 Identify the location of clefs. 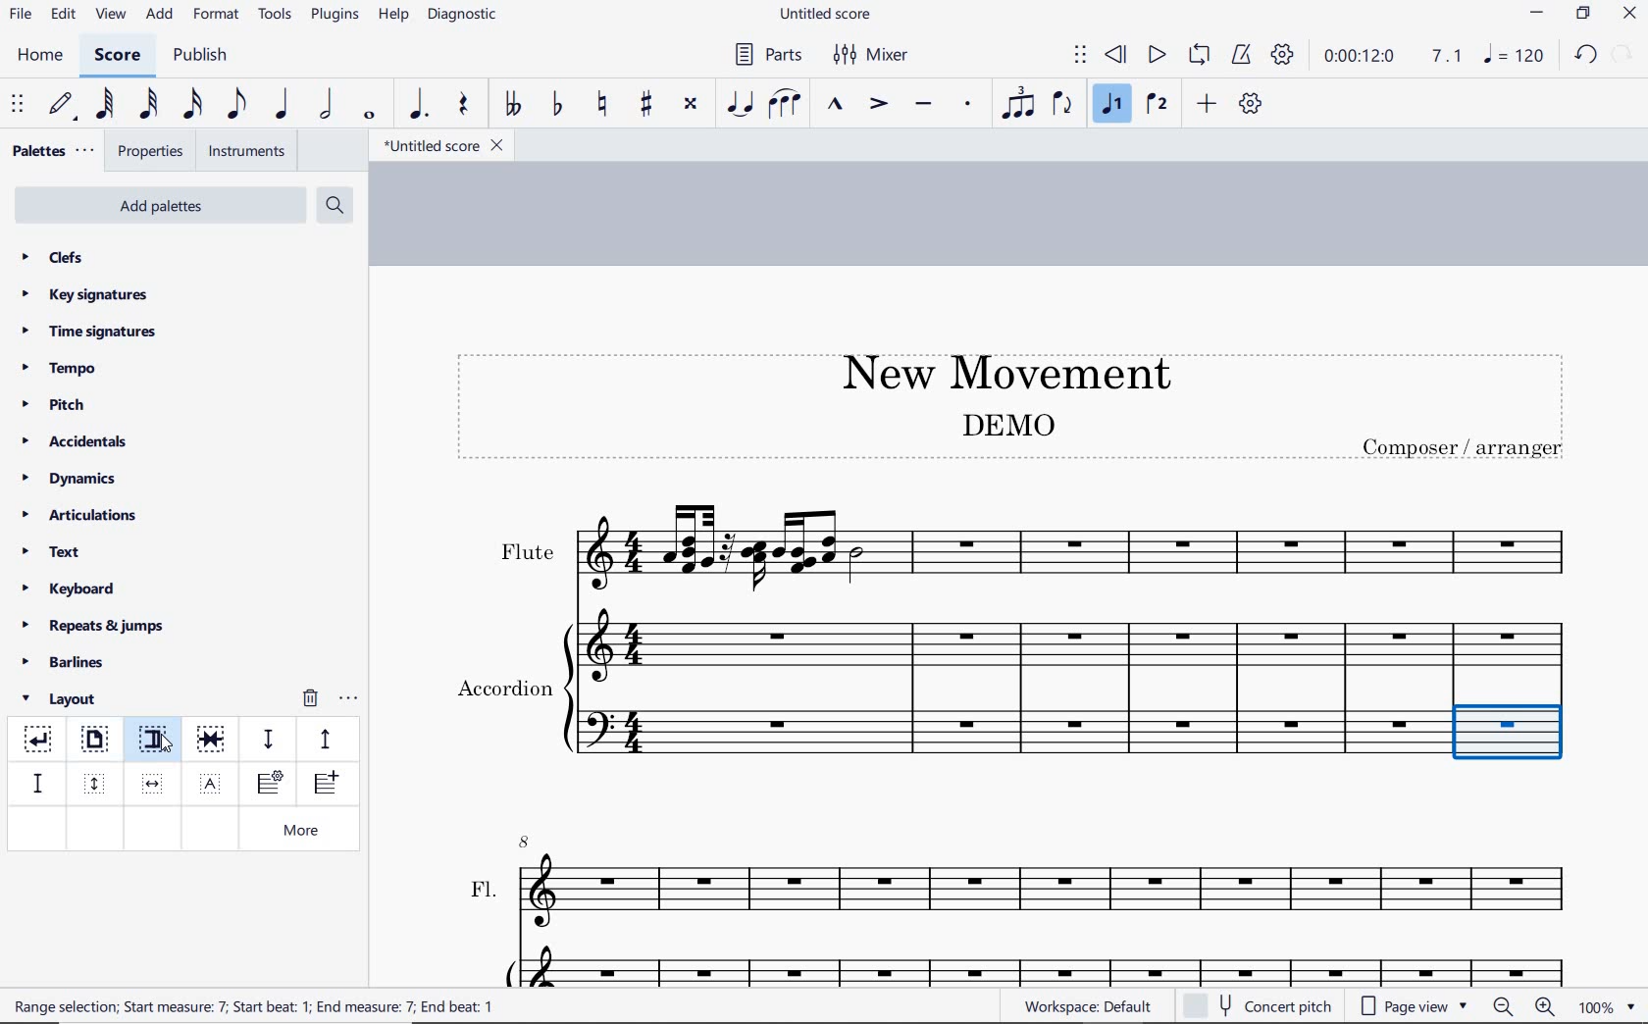
(54, 257).